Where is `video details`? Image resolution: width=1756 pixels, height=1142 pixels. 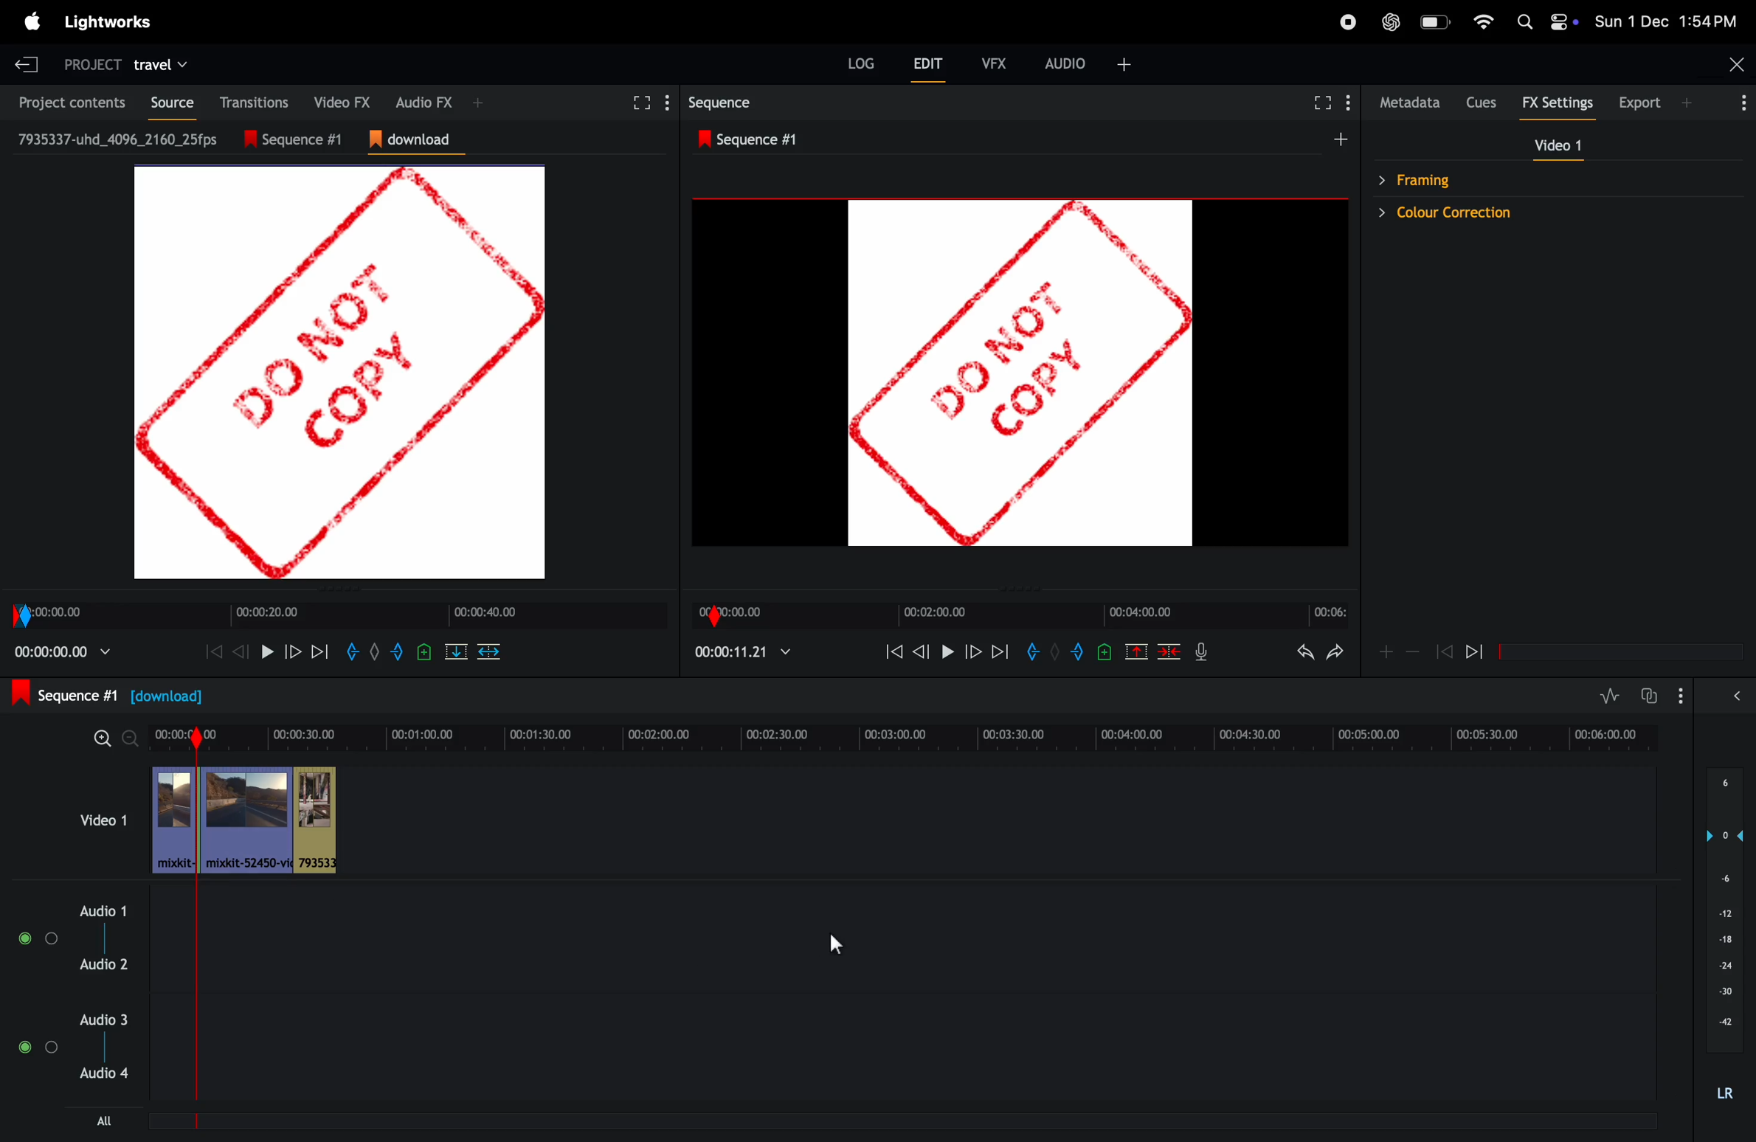 video details is located at coordinates (119, 139).